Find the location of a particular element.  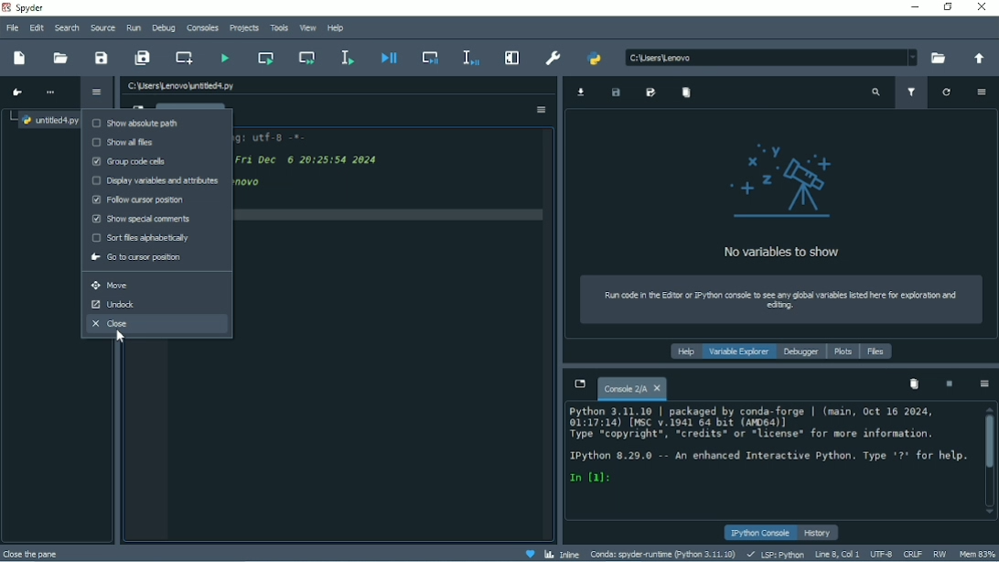

IPython console is located at coordinates (759, 533).